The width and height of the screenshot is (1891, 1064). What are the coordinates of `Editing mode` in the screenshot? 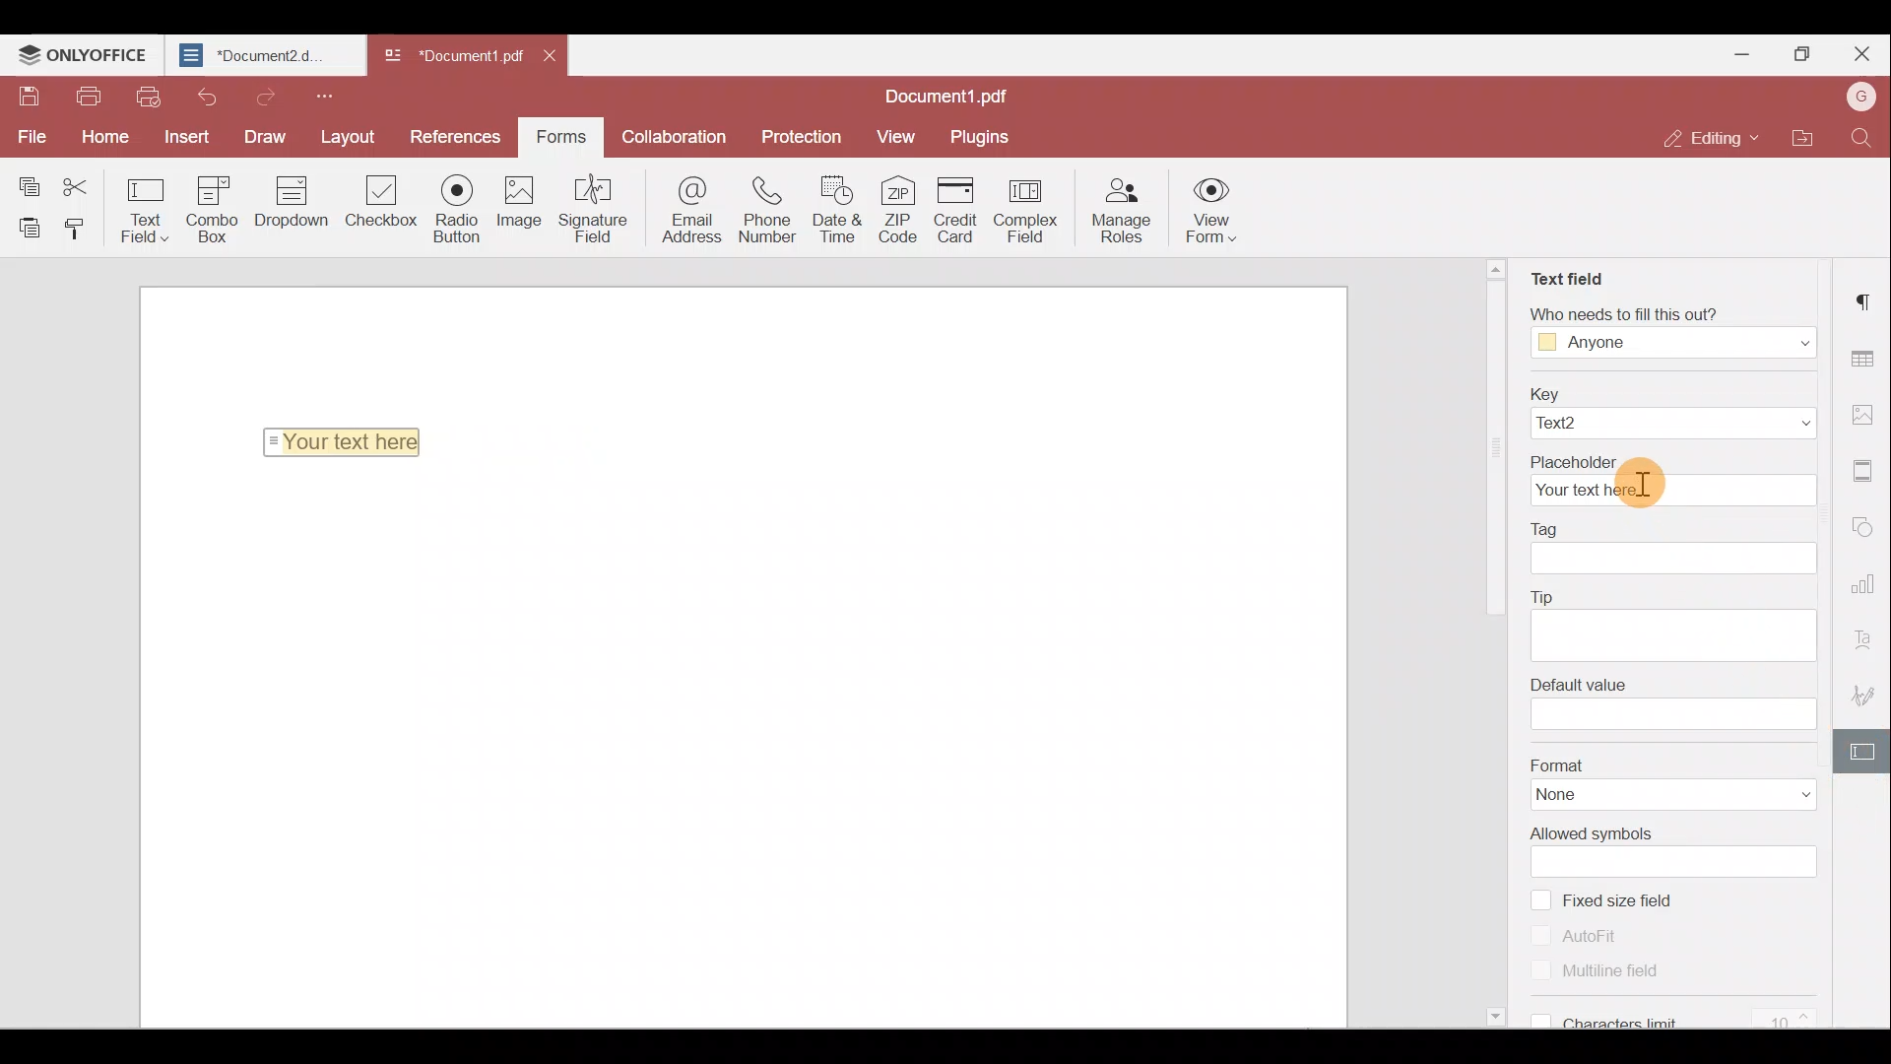 It's located at (1701, 140).